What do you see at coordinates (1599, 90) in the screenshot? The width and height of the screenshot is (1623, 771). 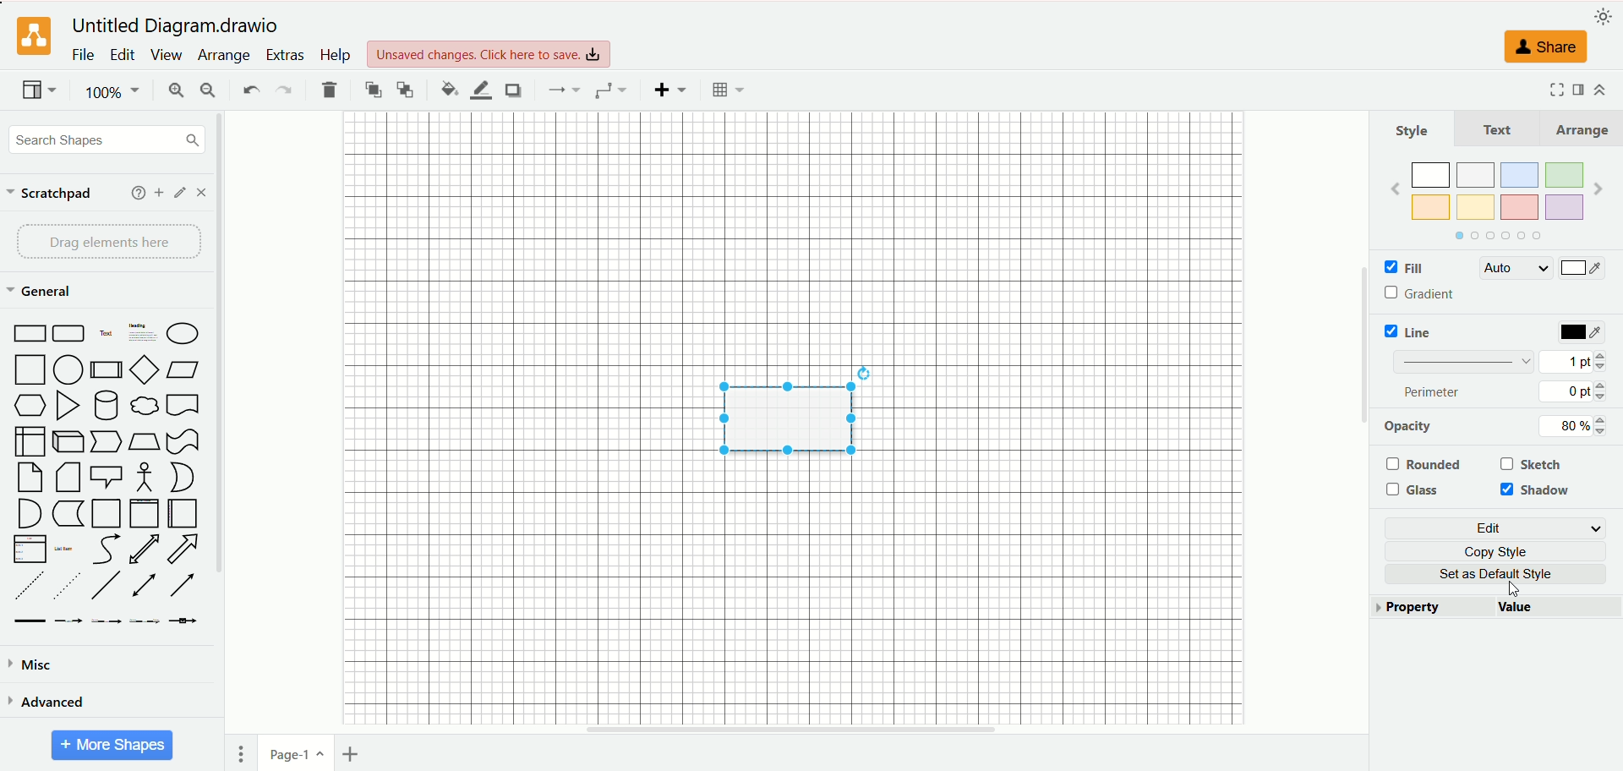 I see `collapse/expand` at bounding box center [1599, 90].